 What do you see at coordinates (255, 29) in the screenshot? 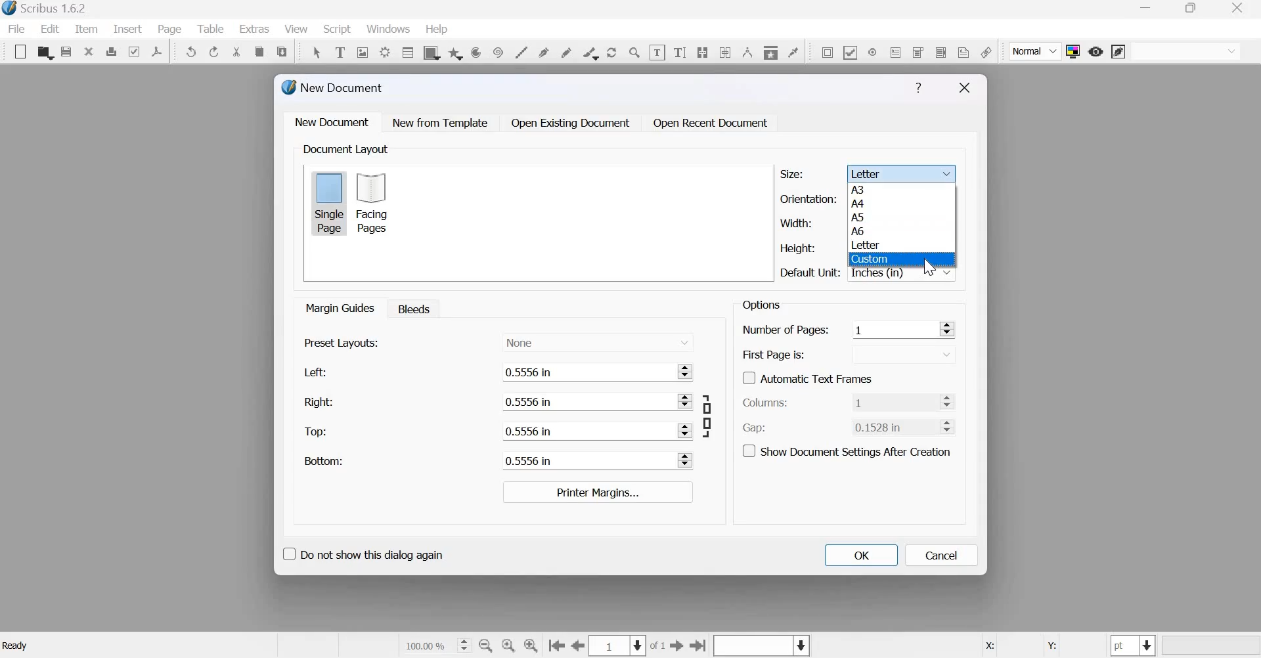
I see `extras` at bounding box center [255, 29].